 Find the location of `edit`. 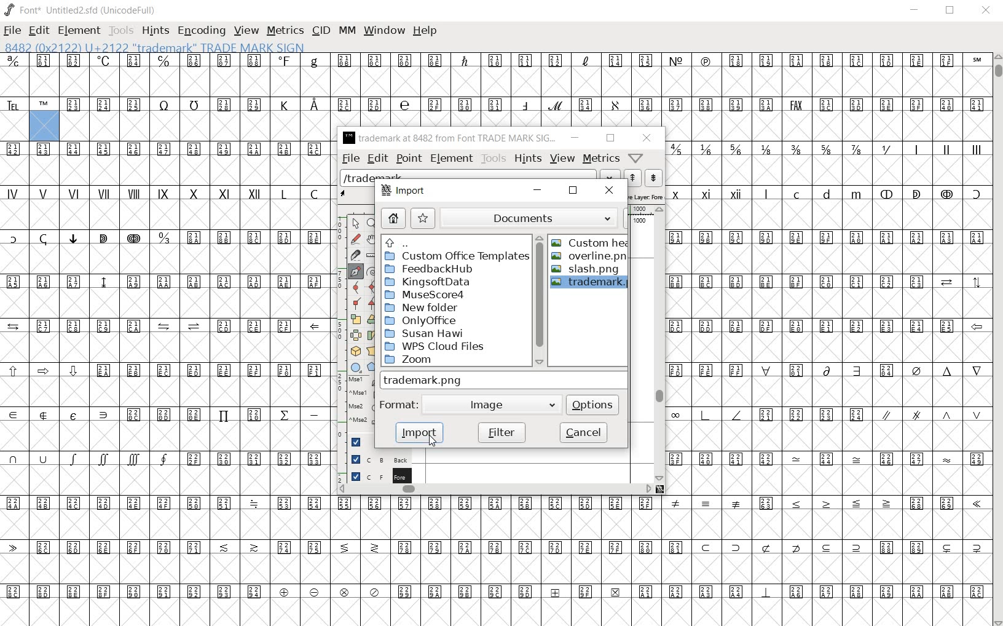

edit is located at coordinates (378, 159).